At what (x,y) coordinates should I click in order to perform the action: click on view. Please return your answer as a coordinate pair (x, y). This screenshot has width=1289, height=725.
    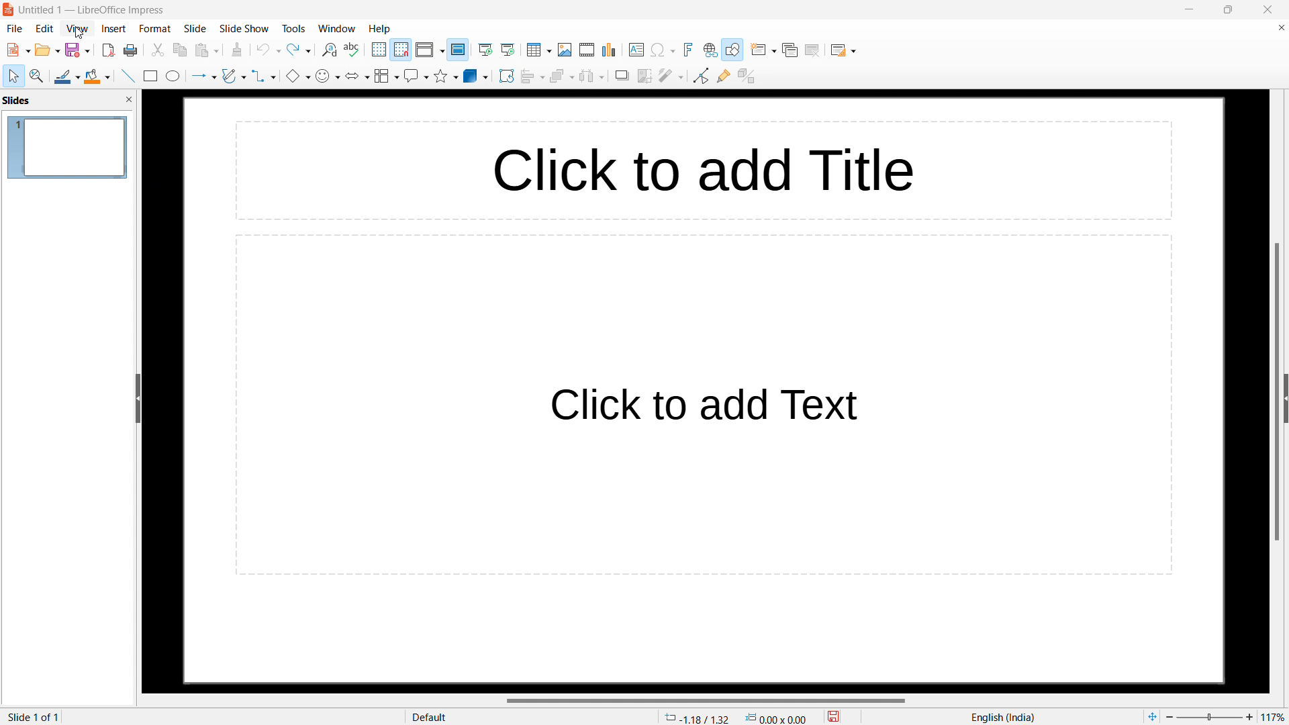
    Looking at the image, I should click on (77, 29).